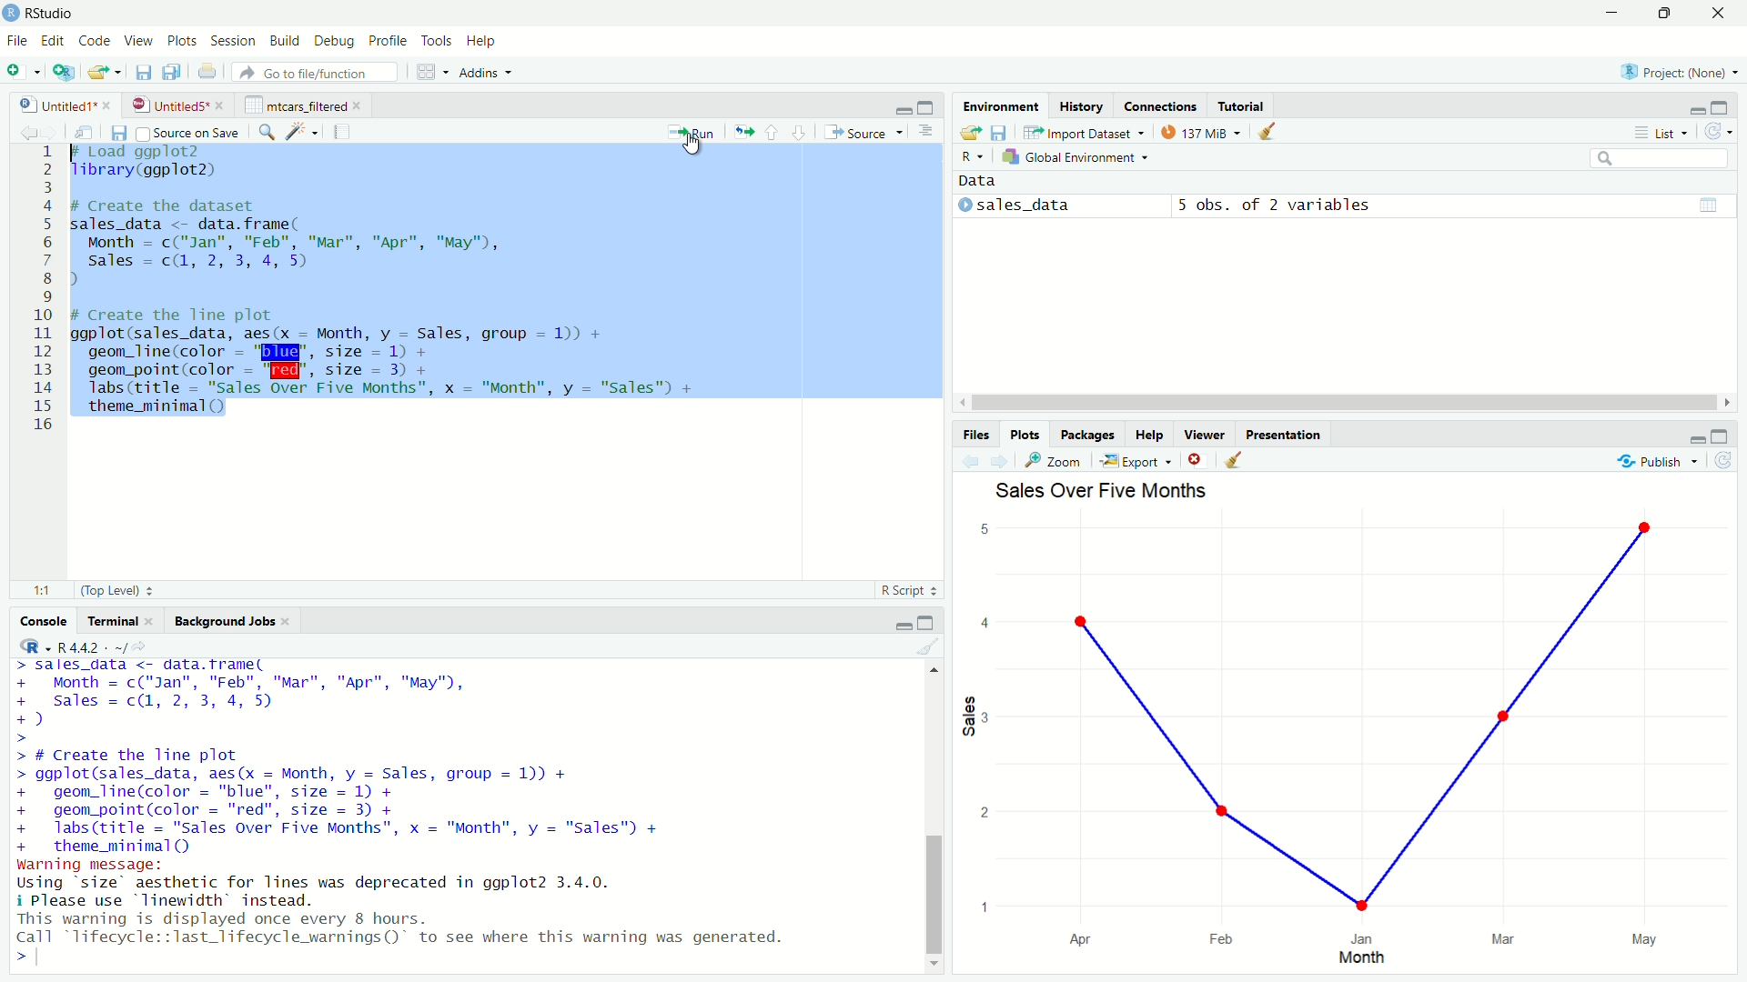  I want to click on (top leave), so click(110, 591).